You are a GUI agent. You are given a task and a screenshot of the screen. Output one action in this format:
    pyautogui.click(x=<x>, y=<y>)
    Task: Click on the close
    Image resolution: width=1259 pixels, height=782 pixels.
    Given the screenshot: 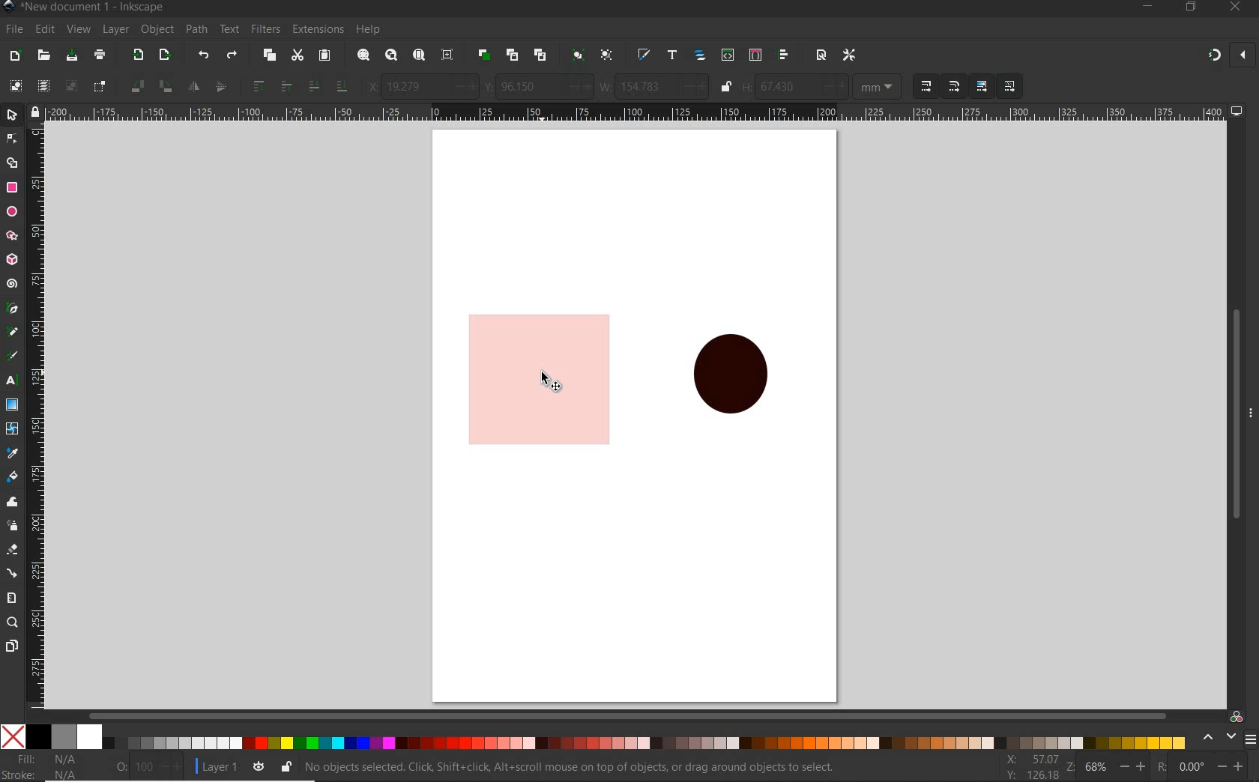 What is the action you would take?
    pyautogui.click(x=1234, y=7)
    